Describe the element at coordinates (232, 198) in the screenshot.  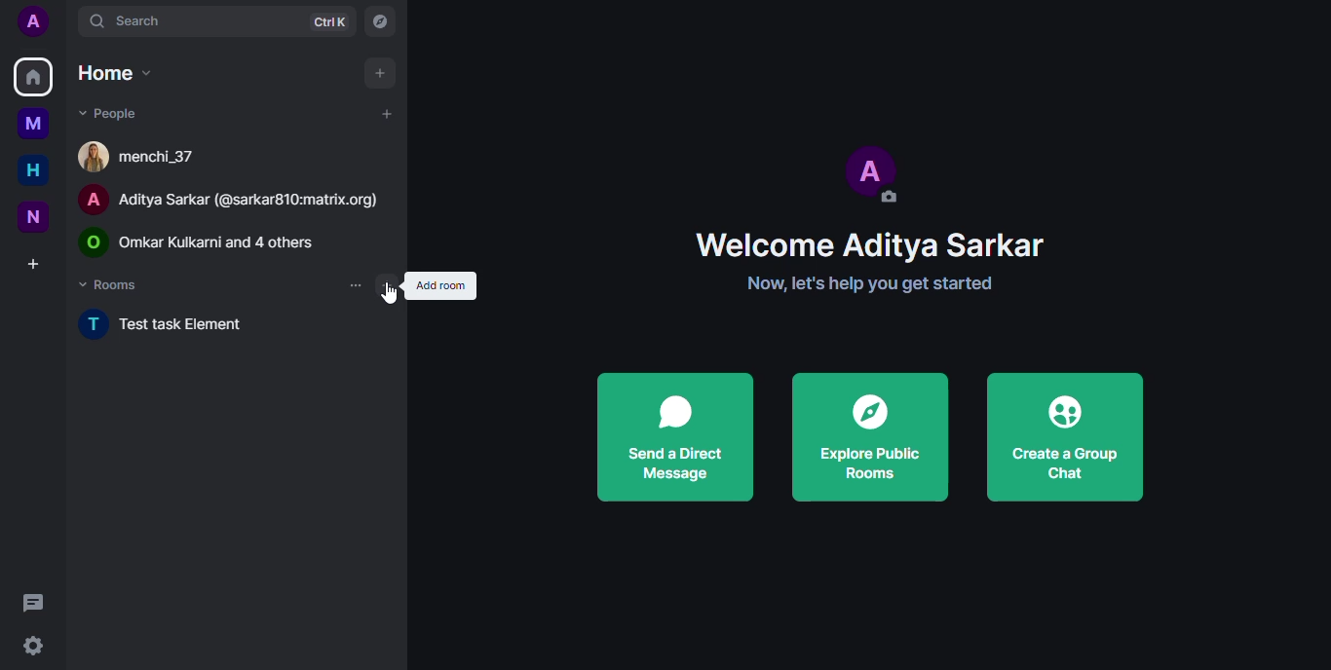
I see `A Aditya Sarkar (@sarkar810:matrix.org)` at that location.